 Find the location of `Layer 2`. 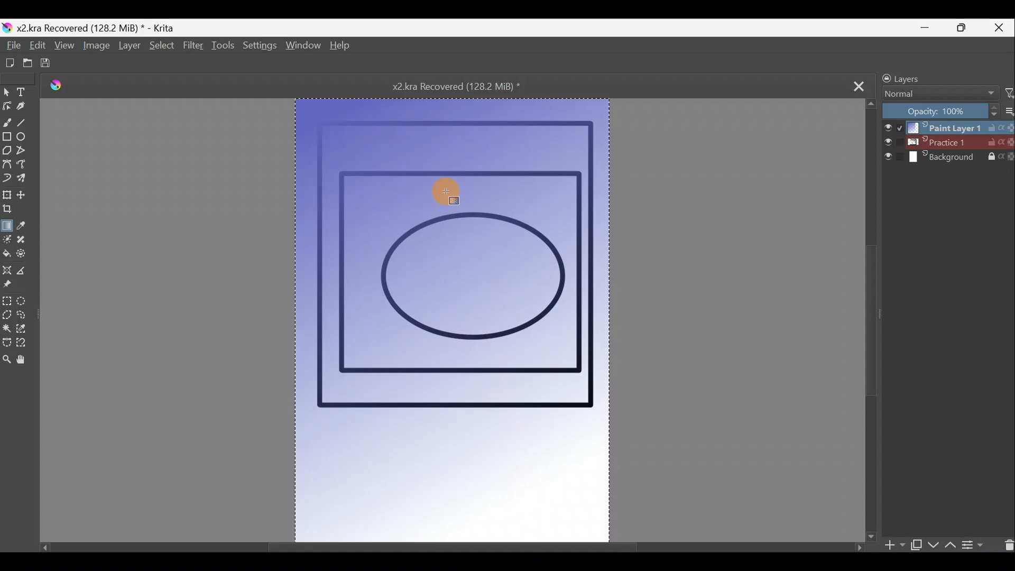

Layer 2 is located at coordinates (948, 142).